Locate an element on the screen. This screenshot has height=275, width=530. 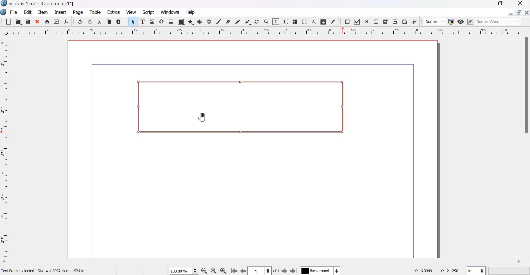
current zoom level is located at coordinates (184, 271).